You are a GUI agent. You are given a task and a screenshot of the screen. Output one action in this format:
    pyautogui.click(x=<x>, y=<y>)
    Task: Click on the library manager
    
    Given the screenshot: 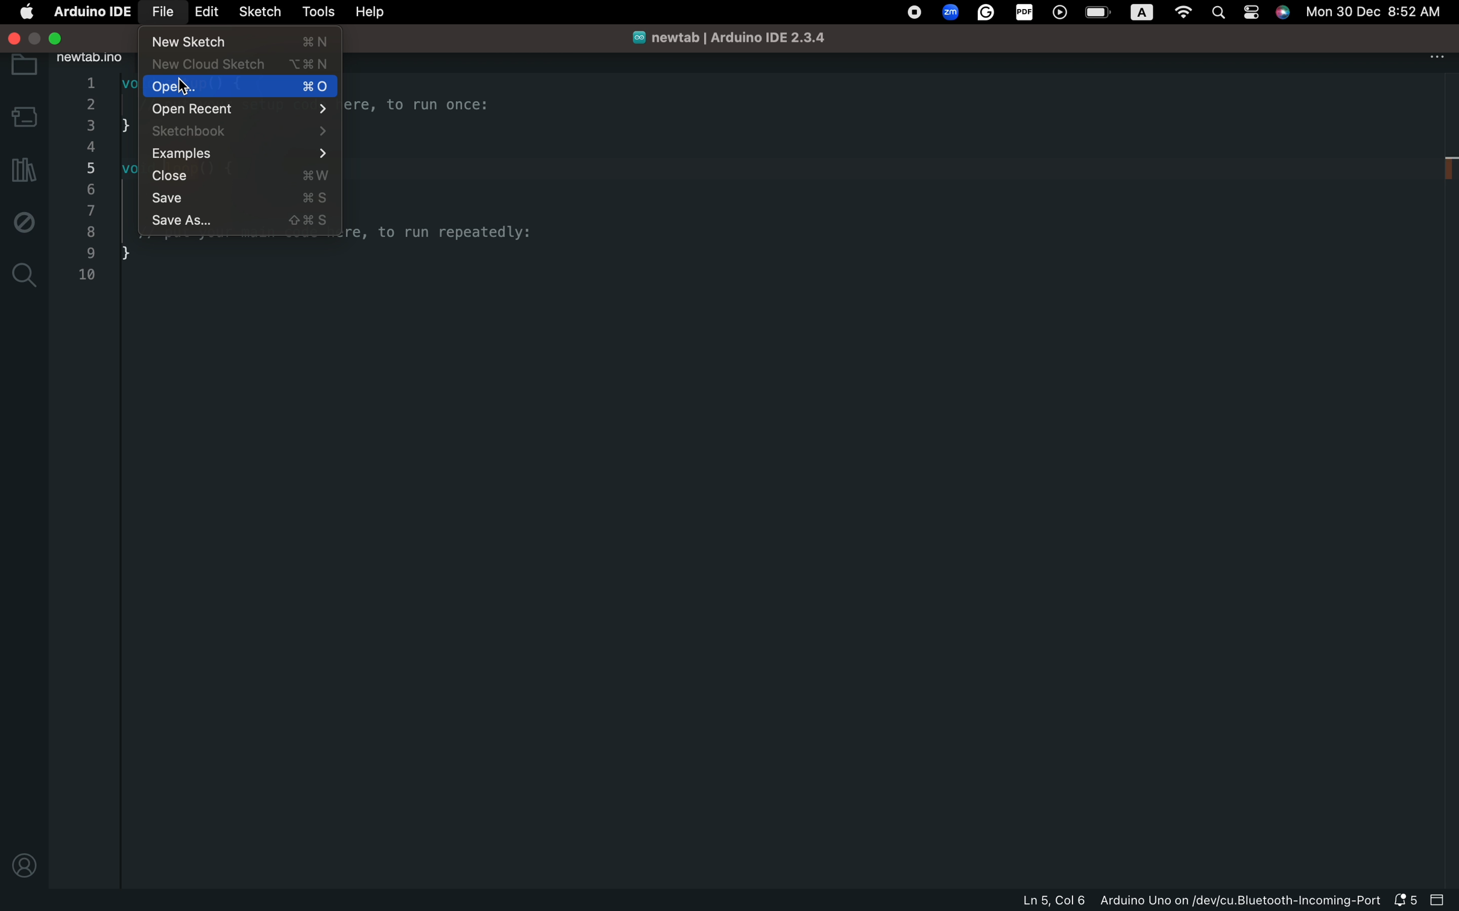 What is the action you would take?
    pyautogui.click(x=21, y=166)
    